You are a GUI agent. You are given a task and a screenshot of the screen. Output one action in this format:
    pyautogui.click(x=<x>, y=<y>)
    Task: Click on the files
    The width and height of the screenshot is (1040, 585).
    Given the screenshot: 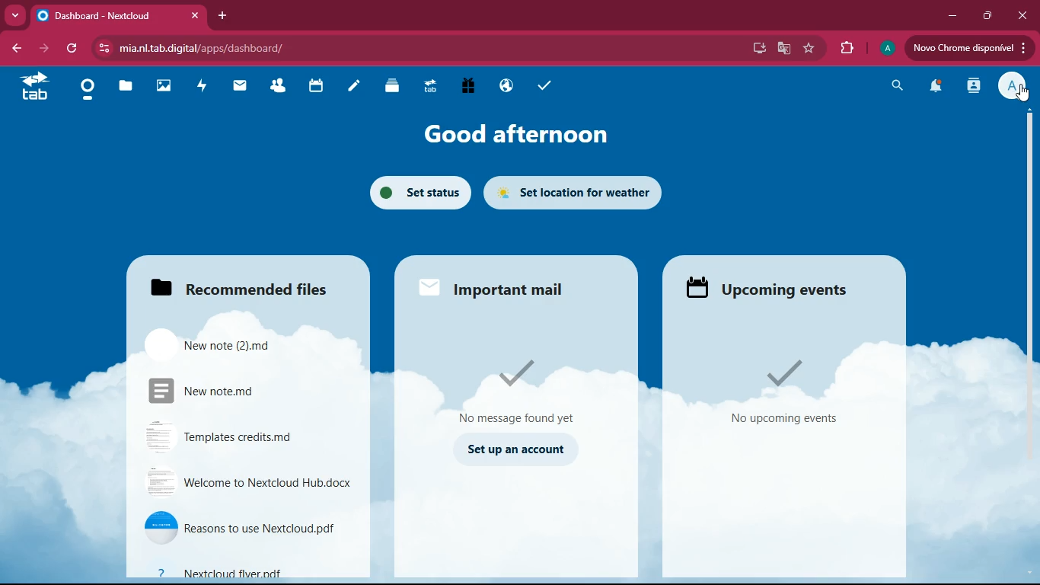 What is the action you would take?
    pyautogui.click(x=241, y=345)
    